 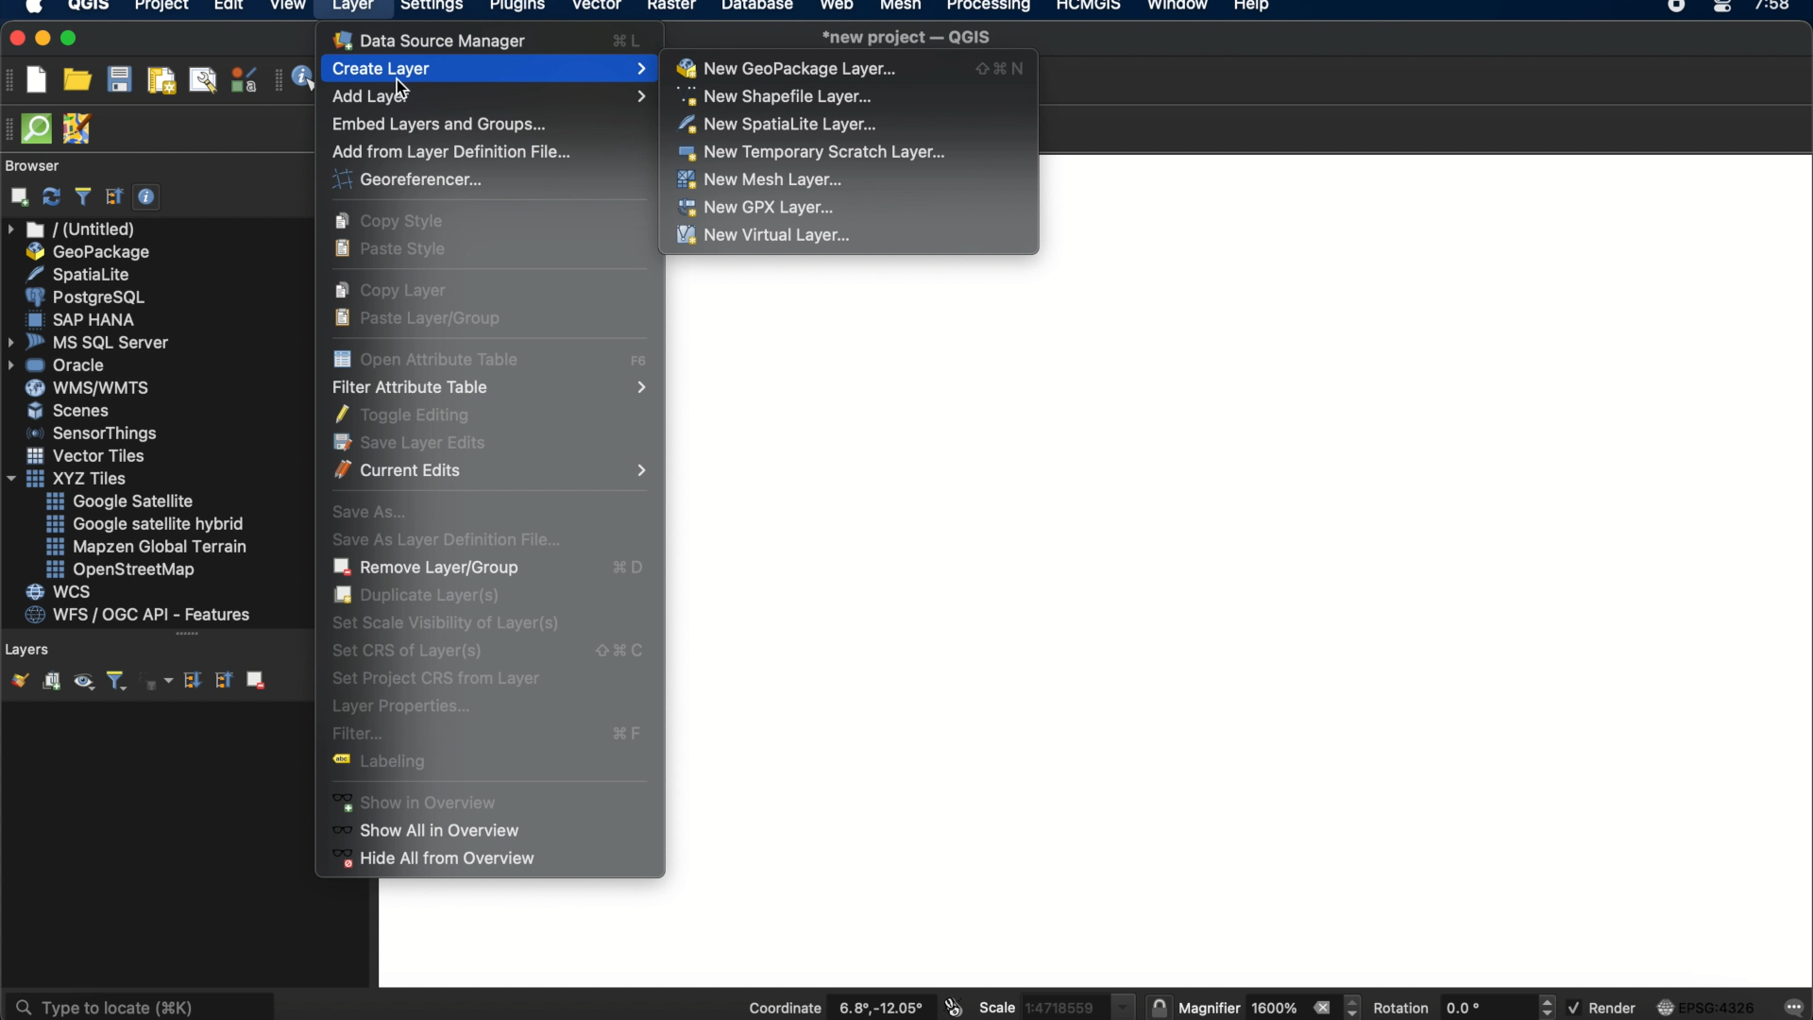 I want to click on collapse all, so click(x=114, y=196).